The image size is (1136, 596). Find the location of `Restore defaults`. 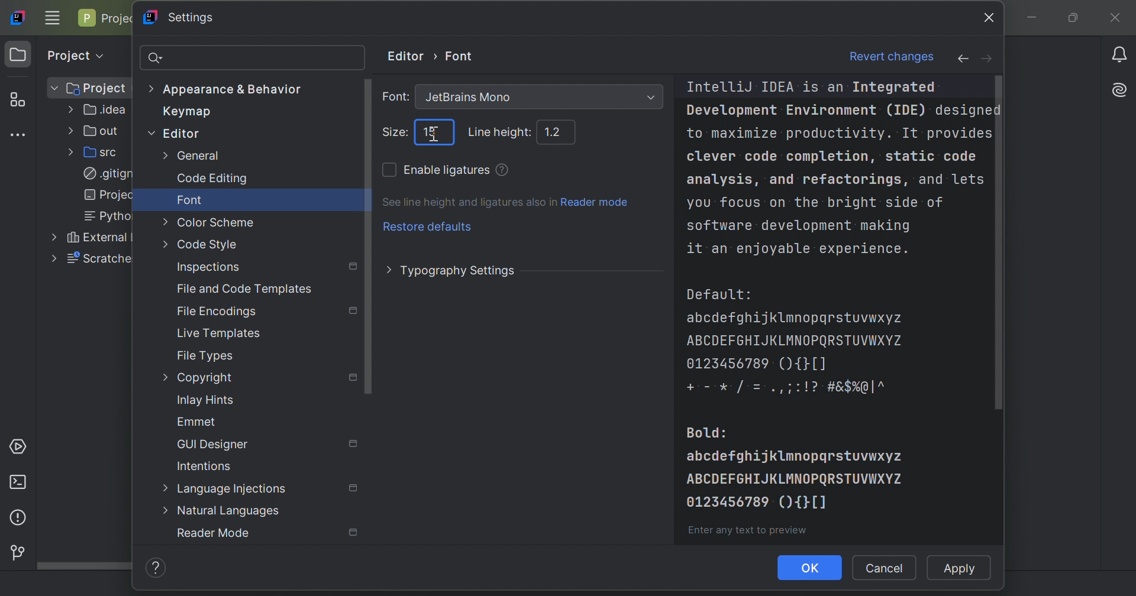

Restore defaults is located at coordinates (433, 226).